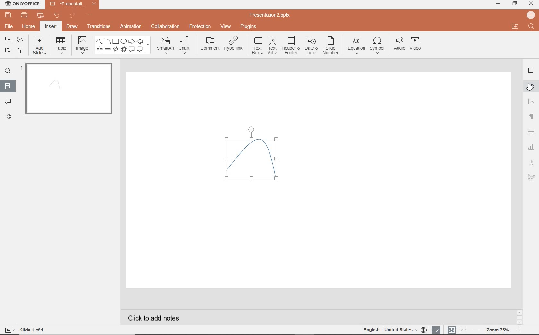 This screenshot has height=335, width=539. What do you see at coordinates (8, 117) in the screenshot?
I see `FEEDBACK & SUPPORT` at bounding box center [8, 117].